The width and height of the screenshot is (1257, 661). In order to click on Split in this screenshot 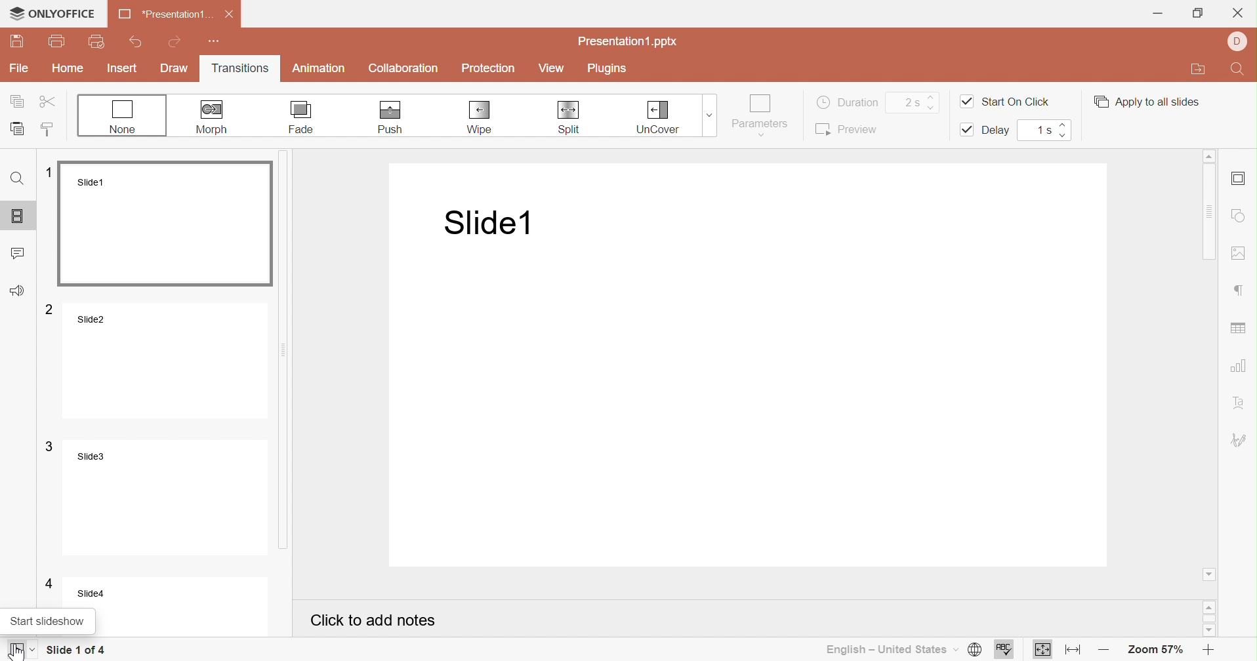, I will do `click(573, 118)`.